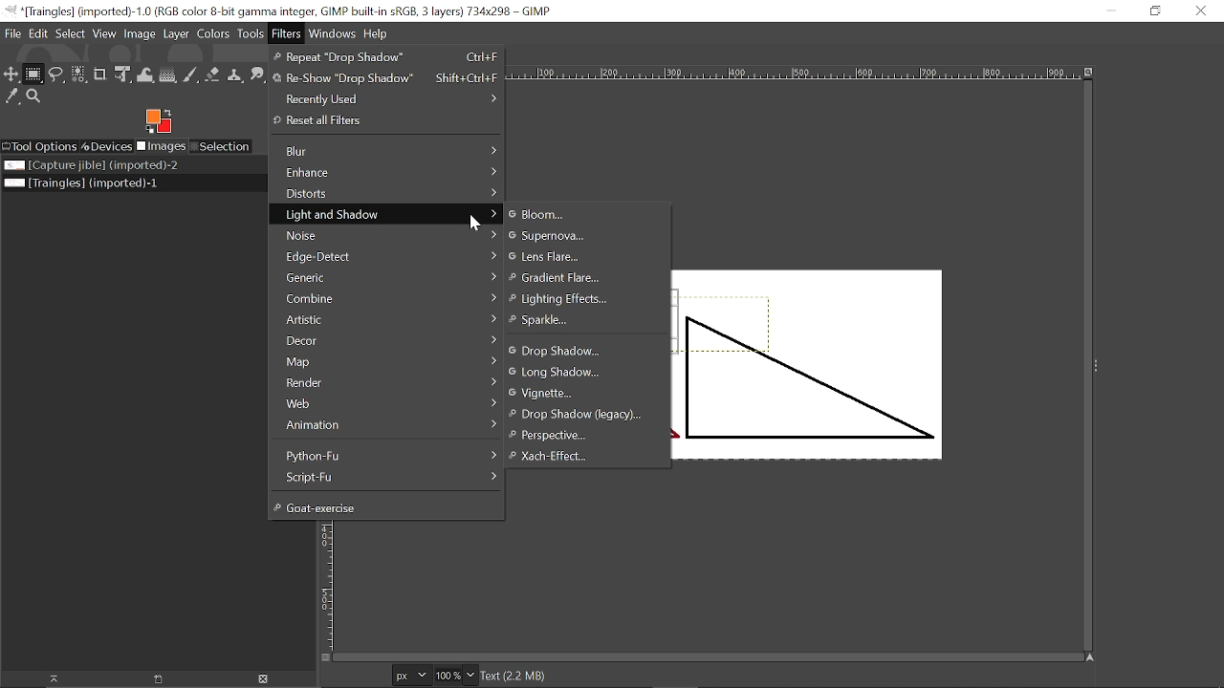 The image size is (1224, 688). I want to click on Gradient tool, so click(168, 75).